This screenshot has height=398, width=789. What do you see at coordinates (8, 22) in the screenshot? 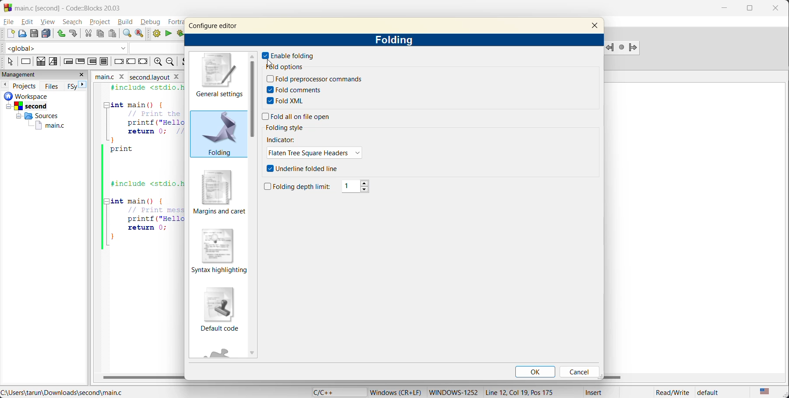
I see `file` at bounding box center [8, 22].